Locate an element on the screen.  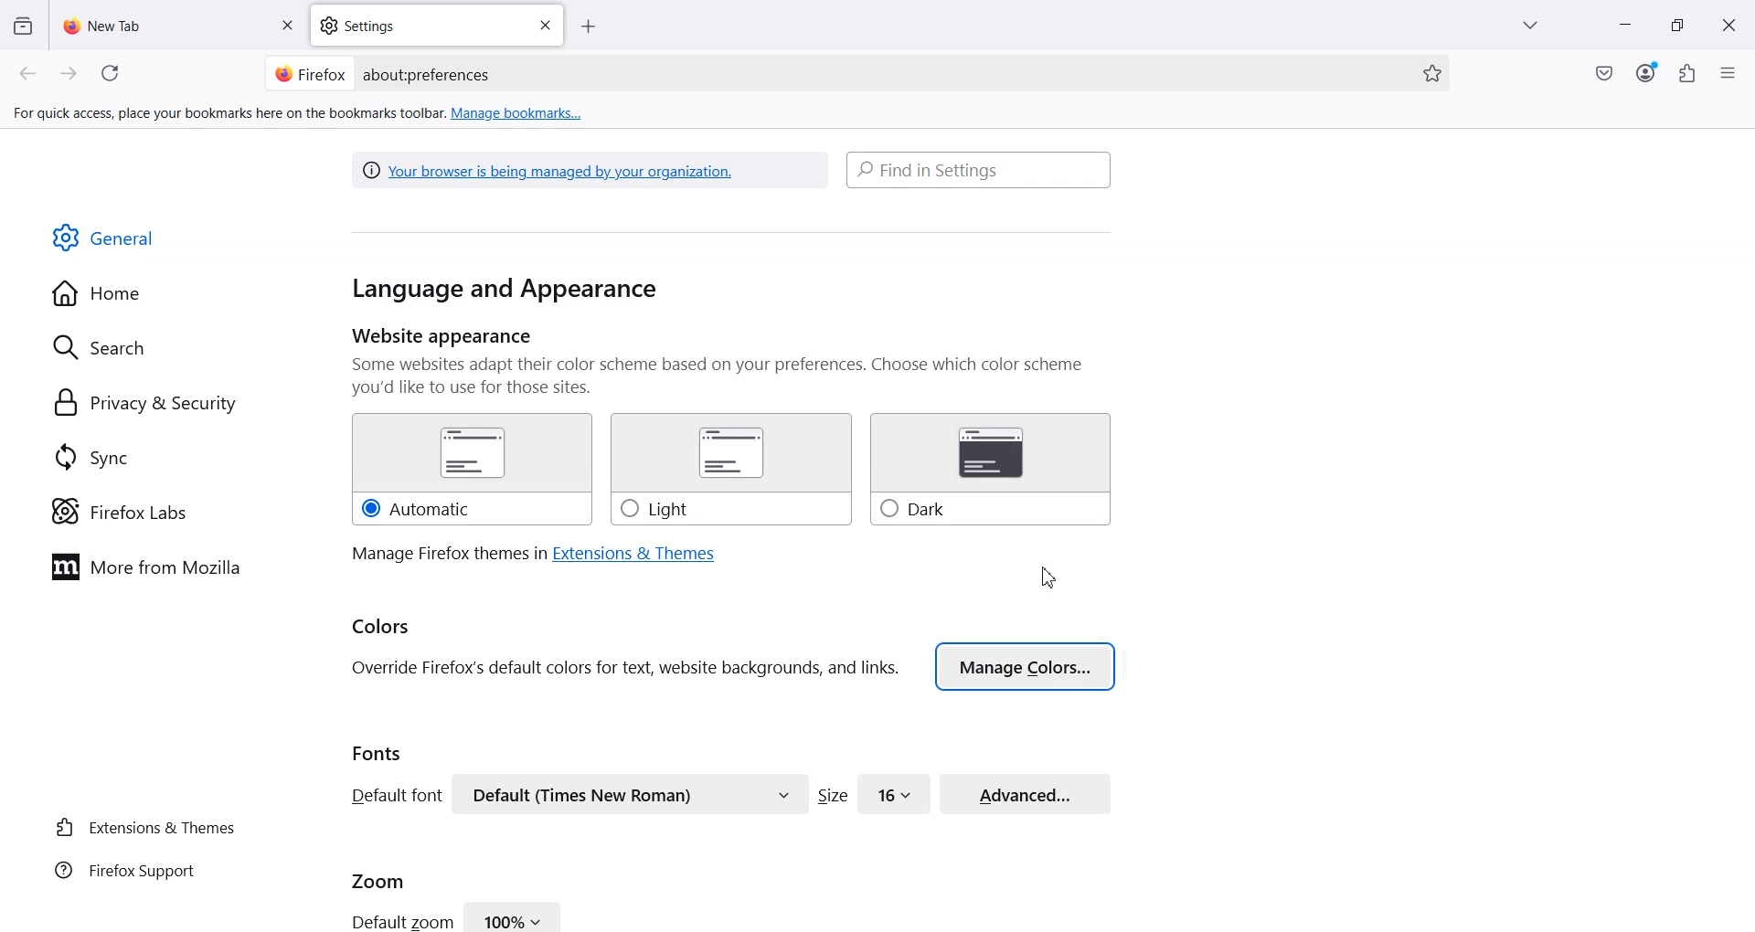
16 is located at coordinates (895, 792).